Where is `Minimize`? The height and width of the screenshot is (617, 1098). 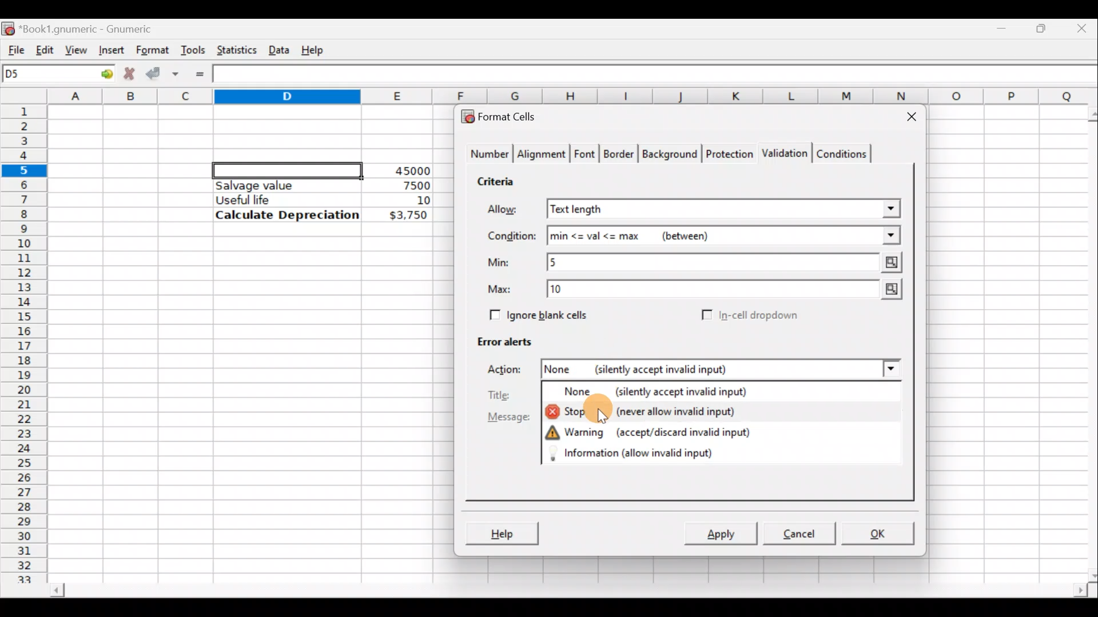
Minimize is located at coordinates (1004, 26).